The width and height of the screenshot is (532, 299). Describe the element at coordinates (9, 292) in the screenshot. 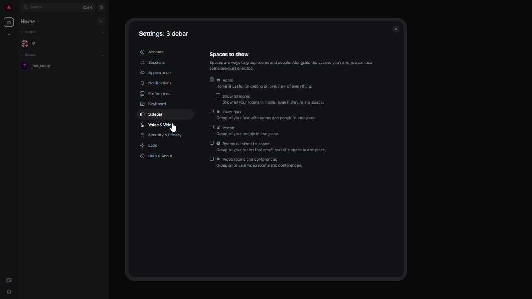

I see `quick settings` at that location.